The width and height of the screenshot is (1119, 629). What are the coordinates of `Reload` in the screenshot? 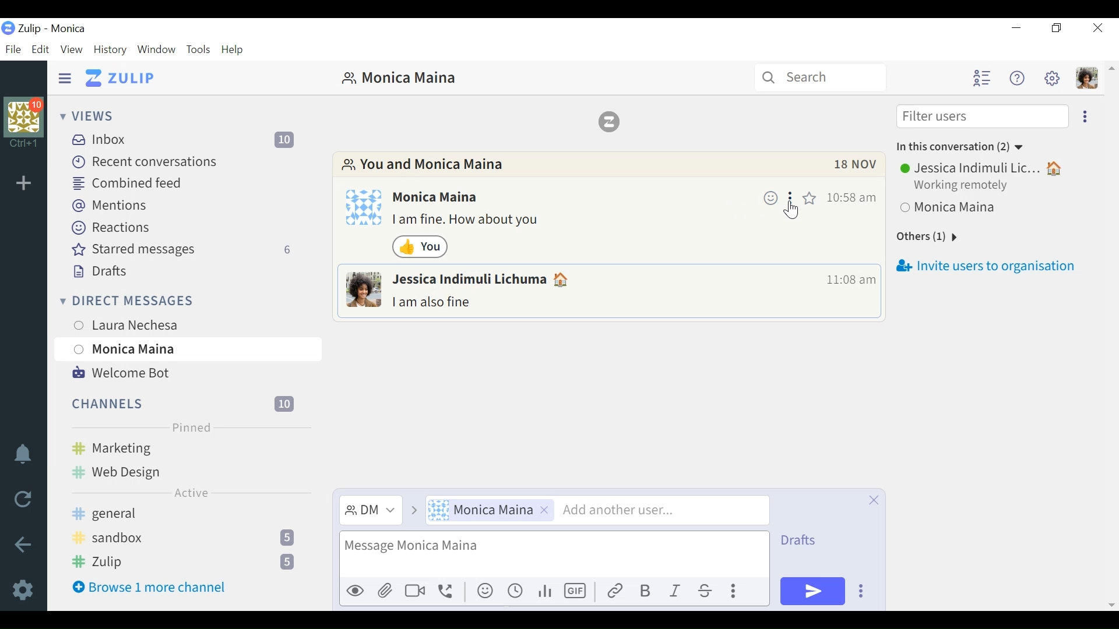 It's located at (23, 500).